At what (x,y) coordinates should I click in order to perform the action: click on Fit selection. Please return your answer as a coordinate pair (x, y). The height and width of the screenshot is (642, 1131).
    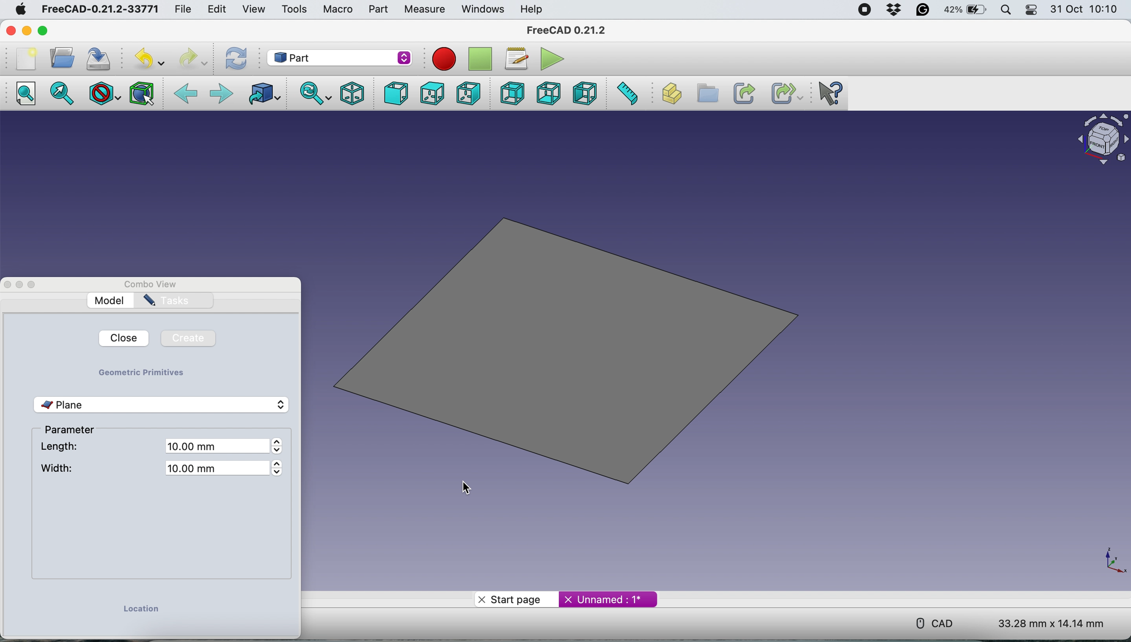
    Looking at the image, I should click on (59, 93).